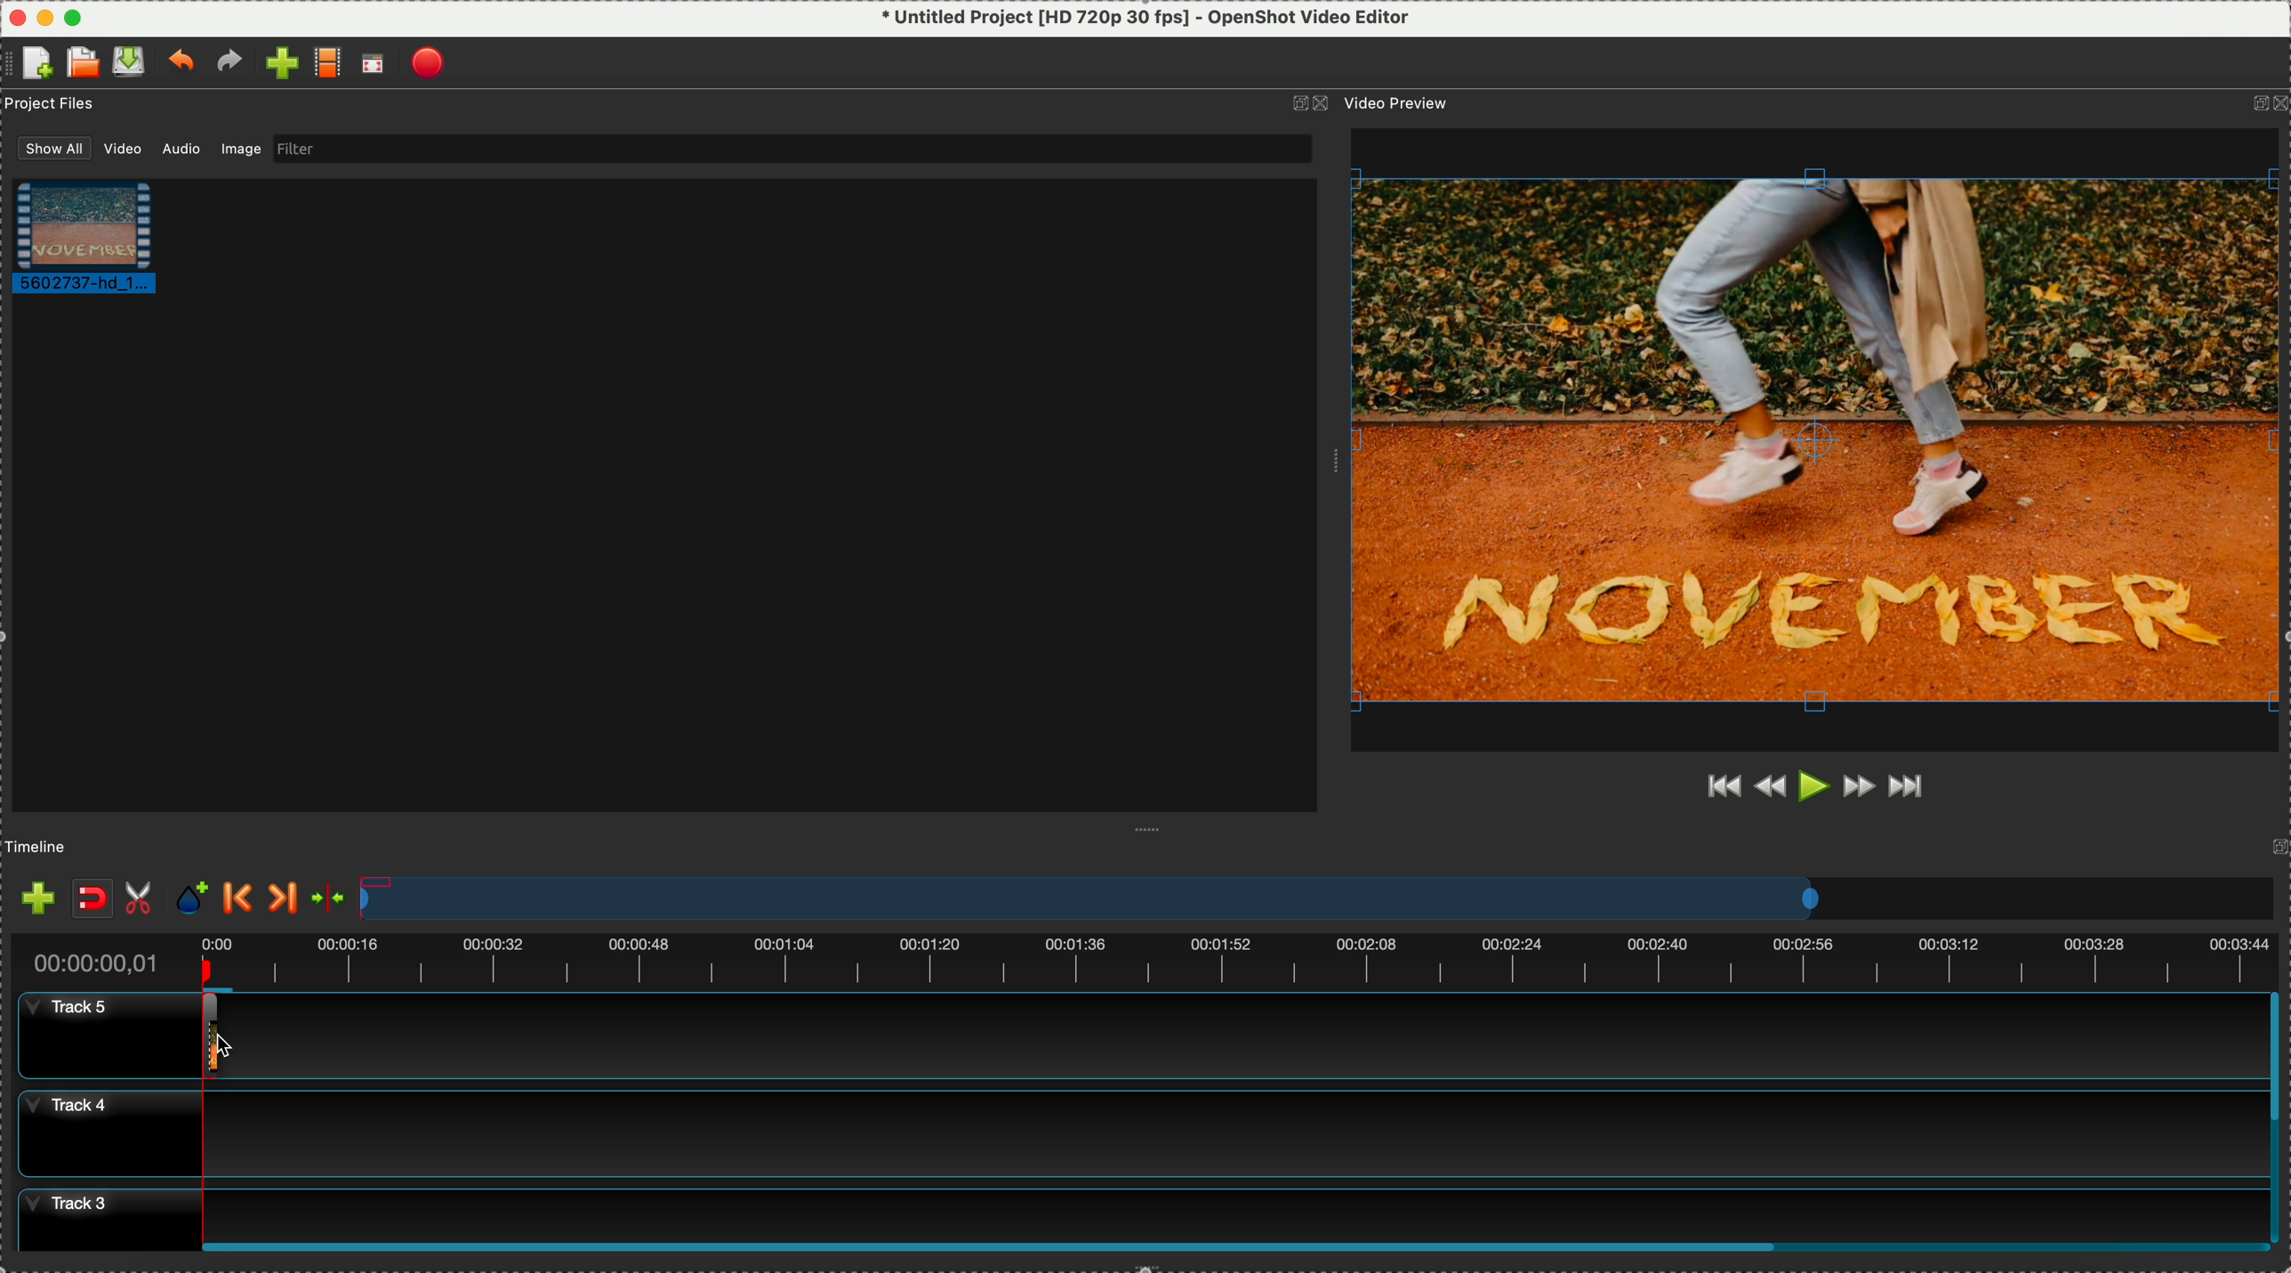 This screenshot has width=2291, height=1273. What do you see at coordinates (1131, 1134) in the screenshot?
I see `track 4` at bounding box center [1131, 1134].